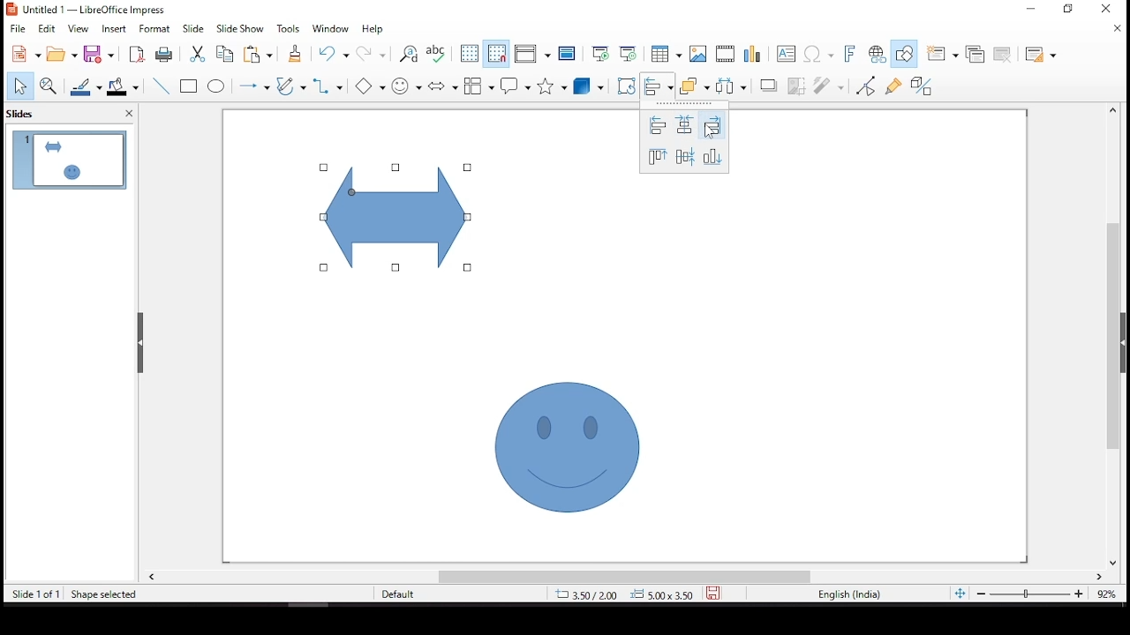 Image resolution: width=1130 pixels, height=635 pixels. What do you see at coordinates (194, 55) in the screenshot?
I see `cut` at bounding box center [194, 55].